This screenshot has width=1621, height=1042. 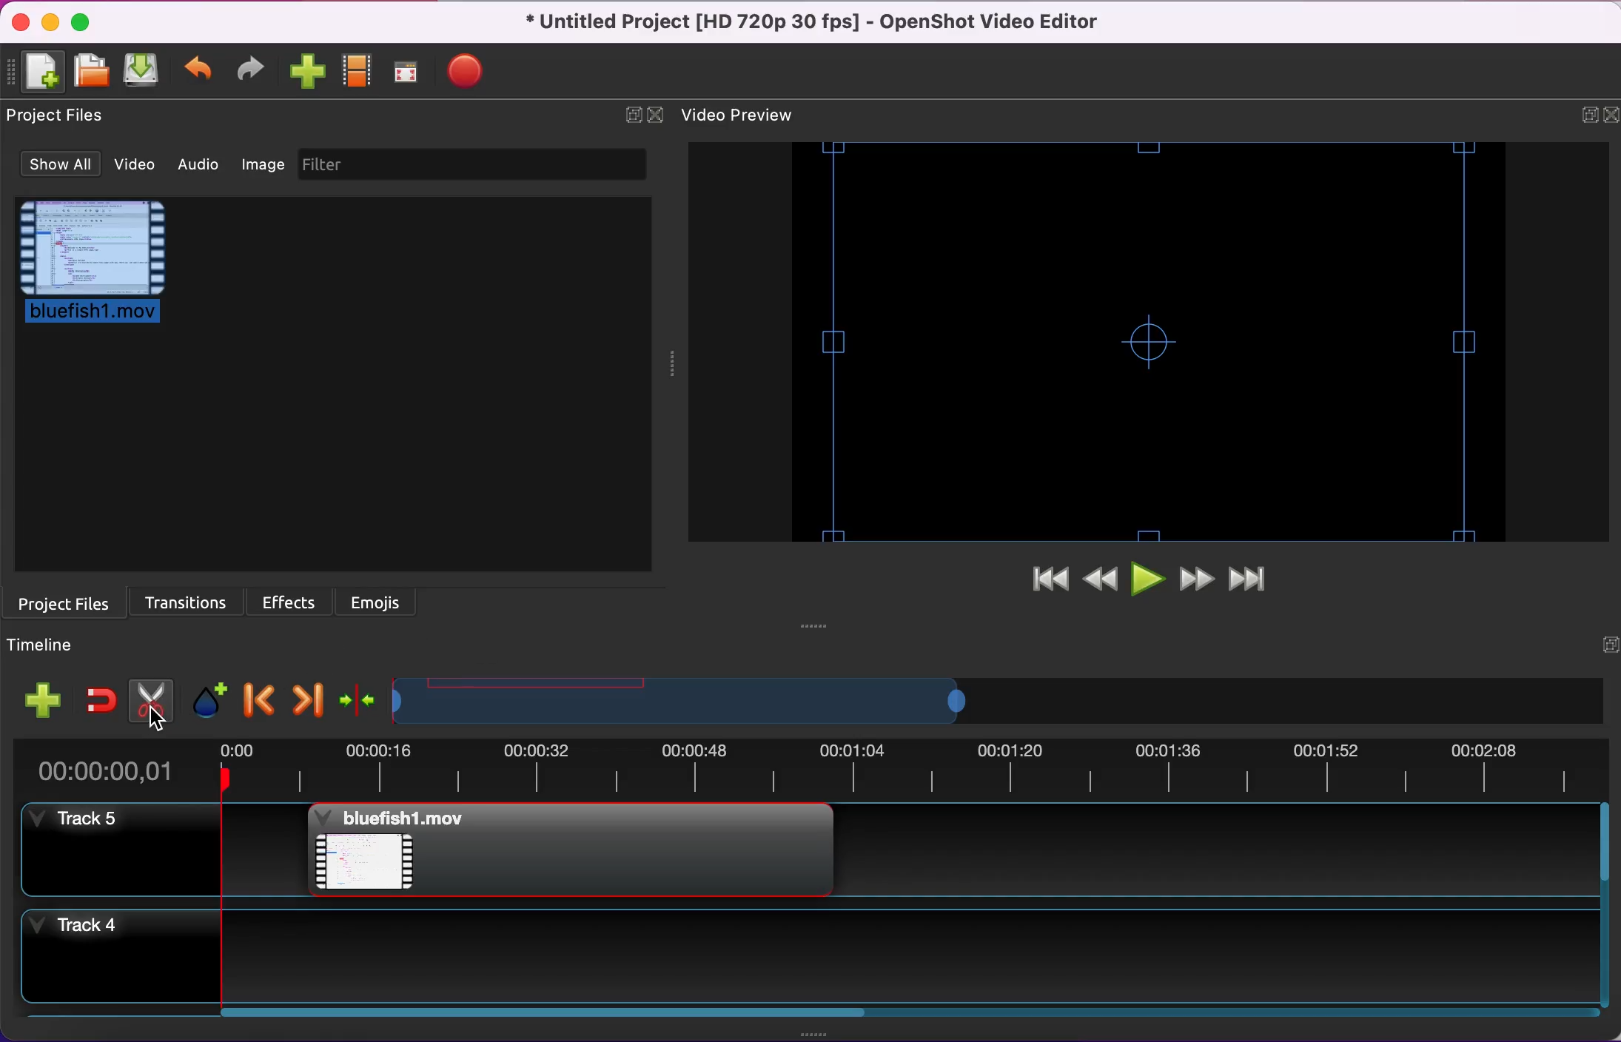 What do you see at coordinates (698, 701) in the screenshot?
I see `timeline` at bounding box center [698, 701].